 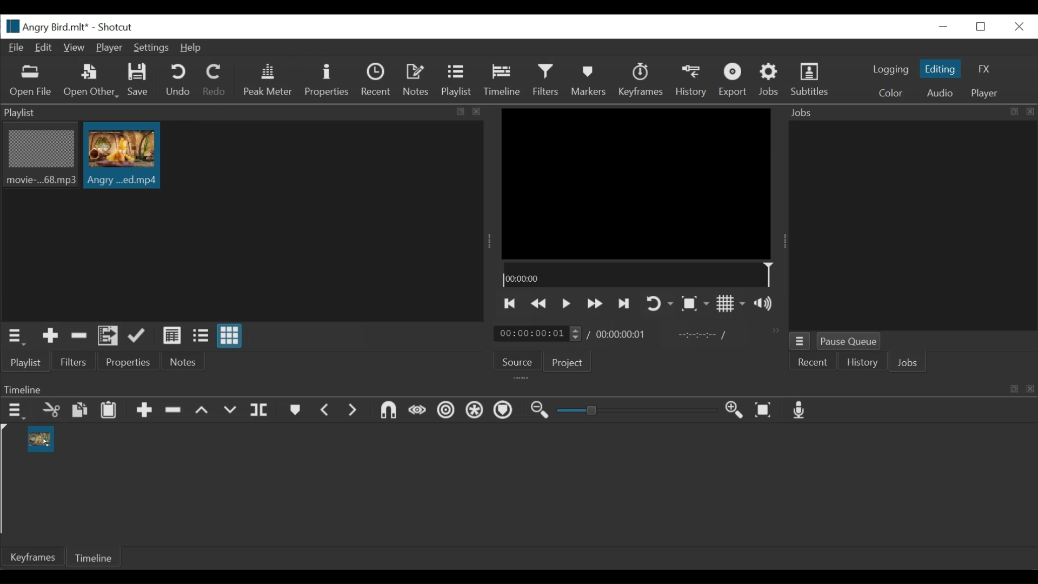 I want to click on Player, so click(x=109, y=48).